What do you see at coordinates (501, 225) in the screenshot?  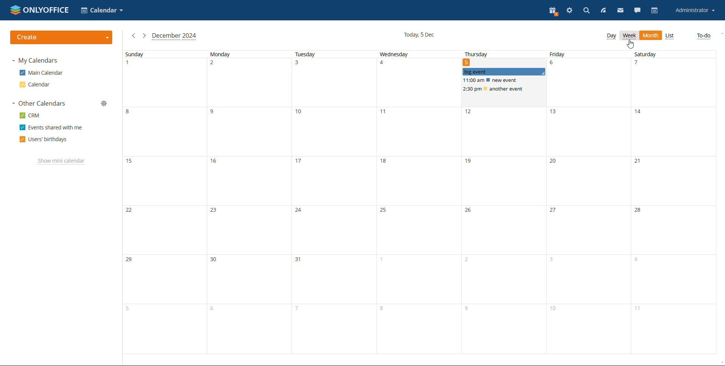 I see `thursday` at bounding box center [501, 225].